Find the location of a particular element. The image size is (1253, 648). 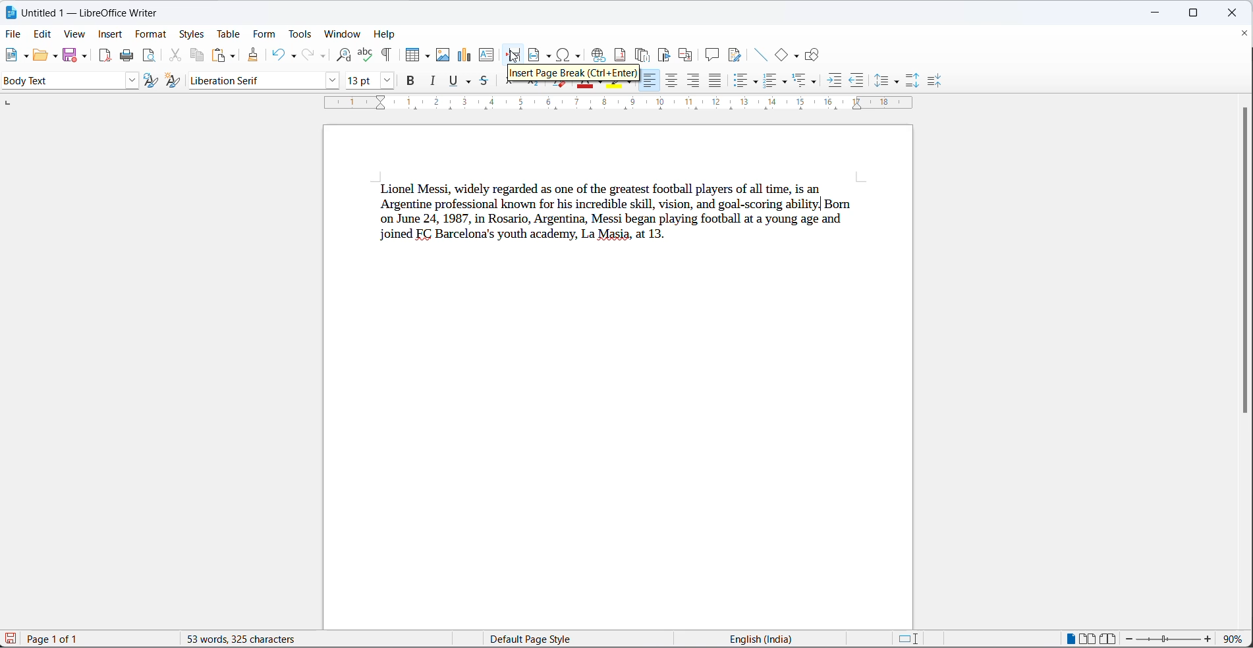

insert field is located at coordinates (540, 56).